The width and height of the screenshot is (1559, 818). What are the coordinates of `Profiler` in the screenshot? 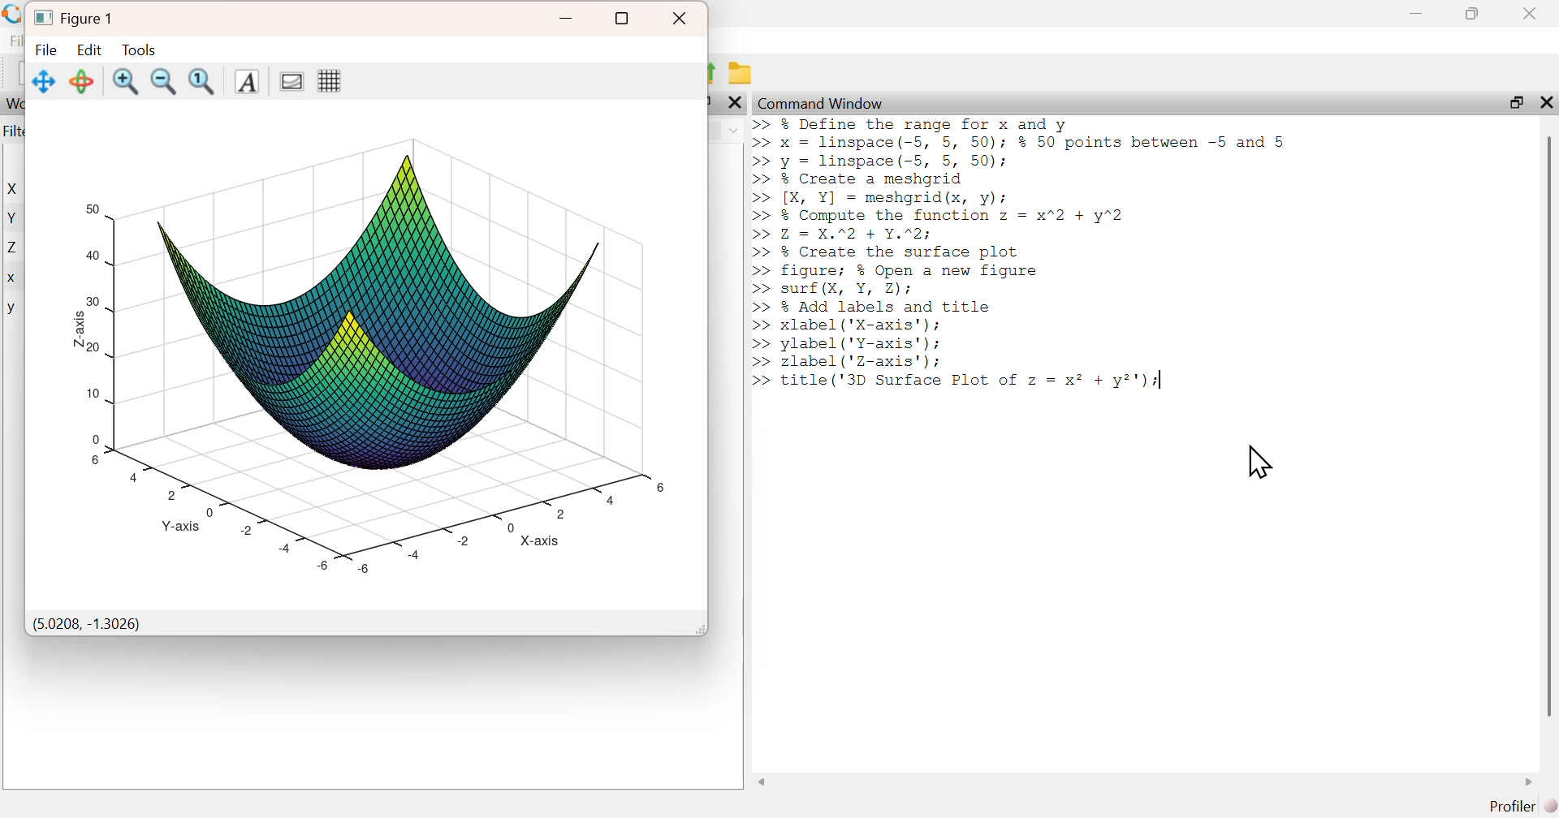 It's located at (1522, 807).